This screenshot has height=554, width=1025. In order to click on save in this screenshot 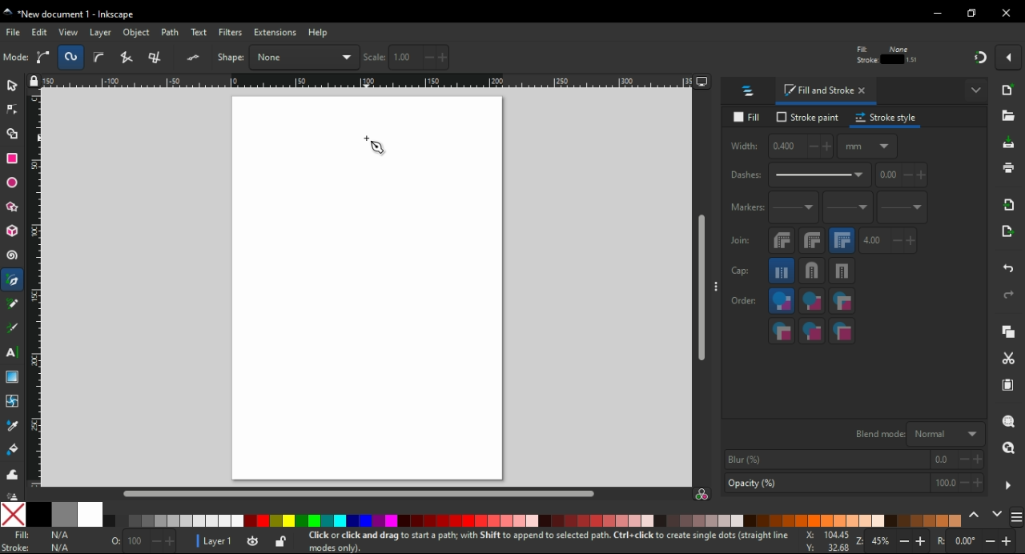, I will do `click(1009, 143)`.